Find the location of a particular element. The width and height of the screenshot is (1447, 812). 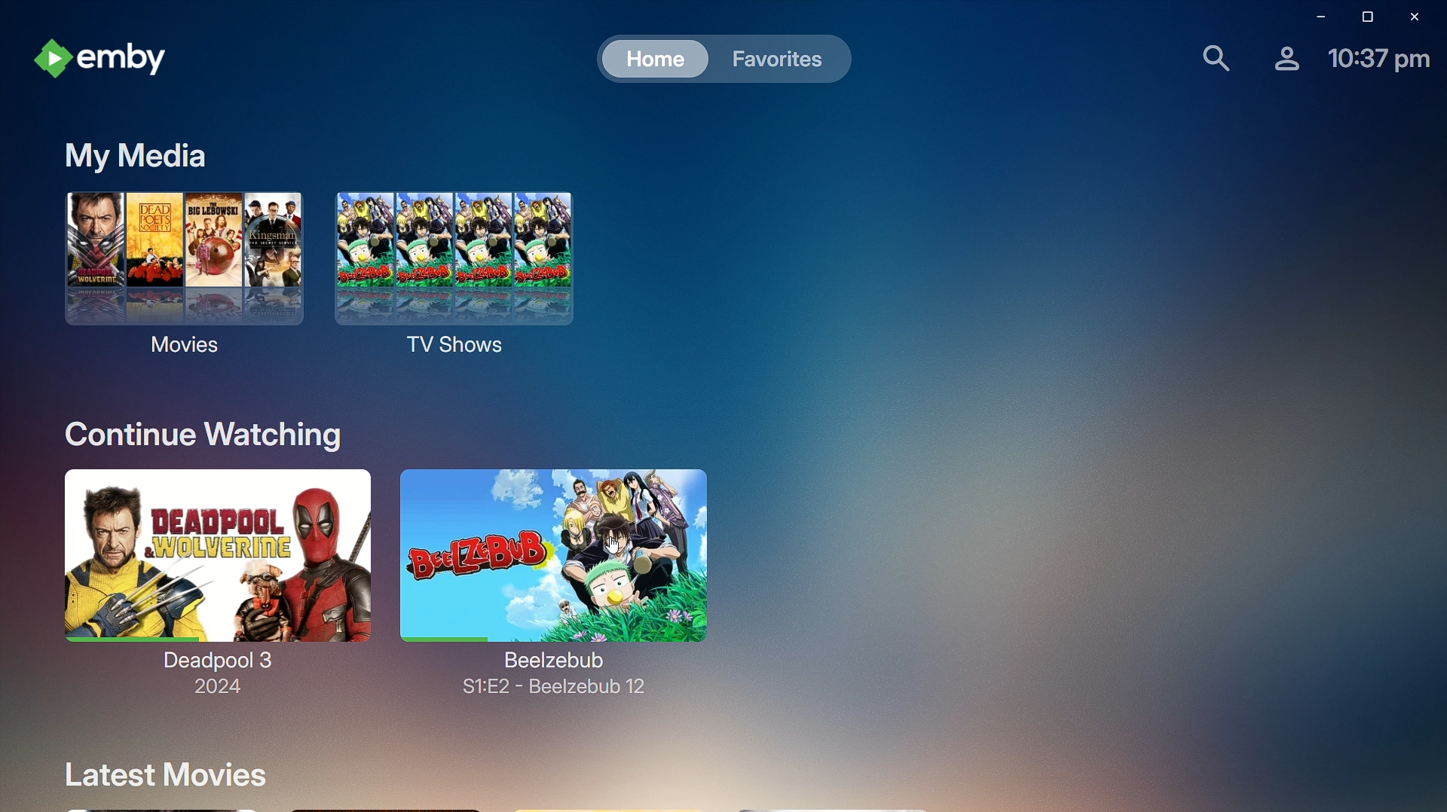

Restore is located at coordinates (1364, 17).